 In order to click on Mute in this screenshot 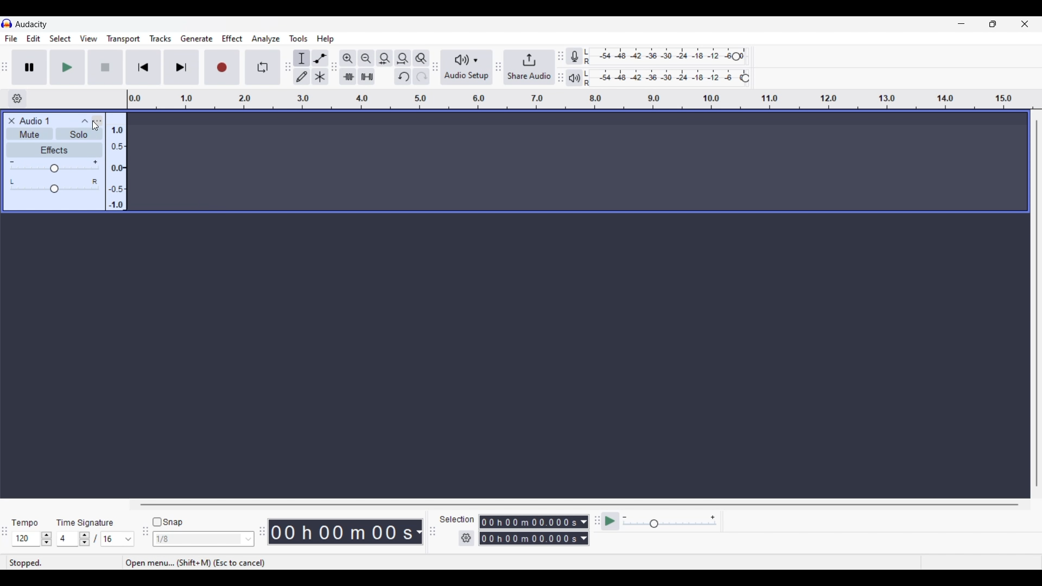, I will do `click(28, 136)`.